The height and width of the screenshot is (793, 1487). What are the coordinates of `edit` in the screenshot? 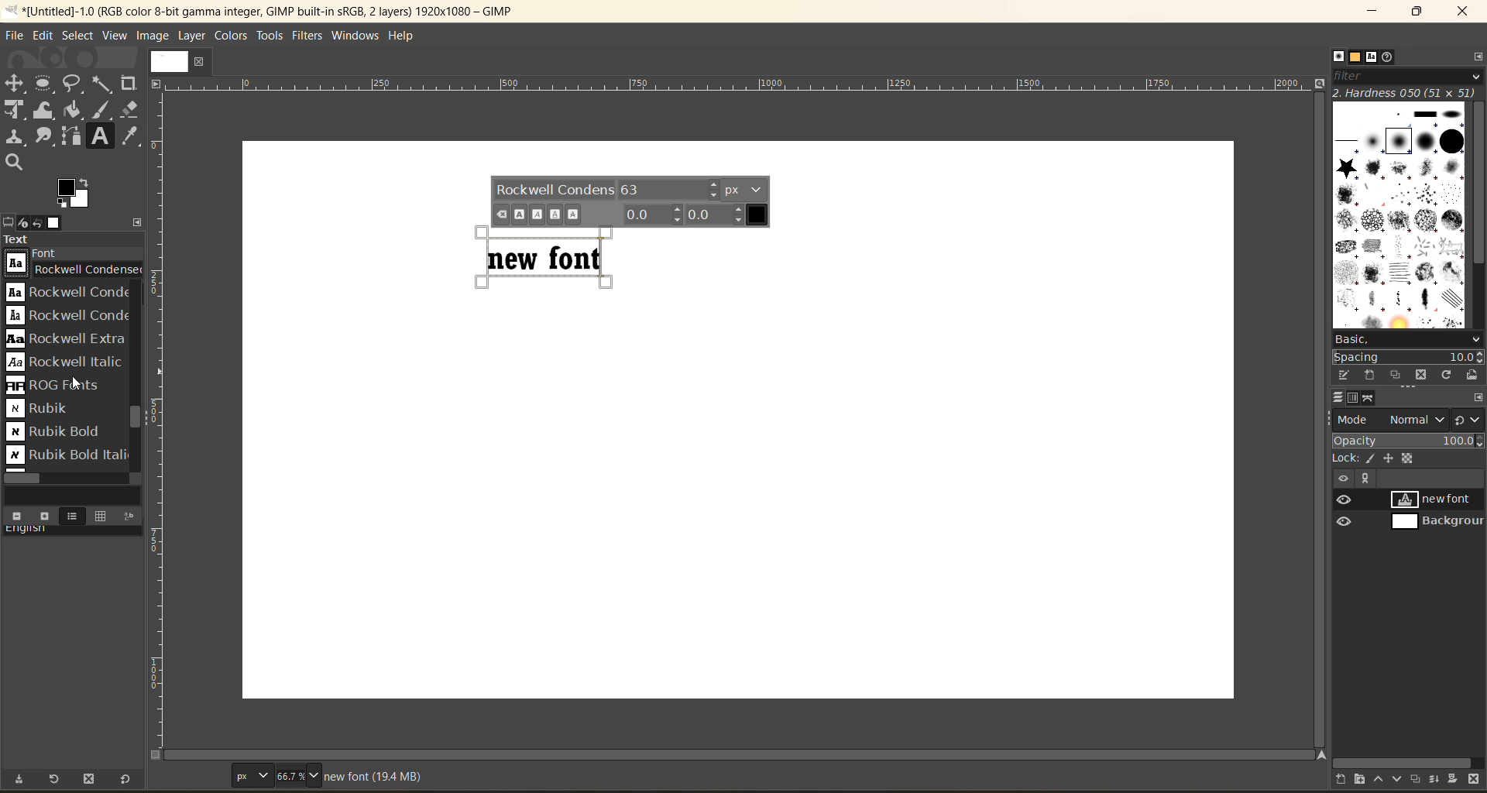 It's located at (44, 37).